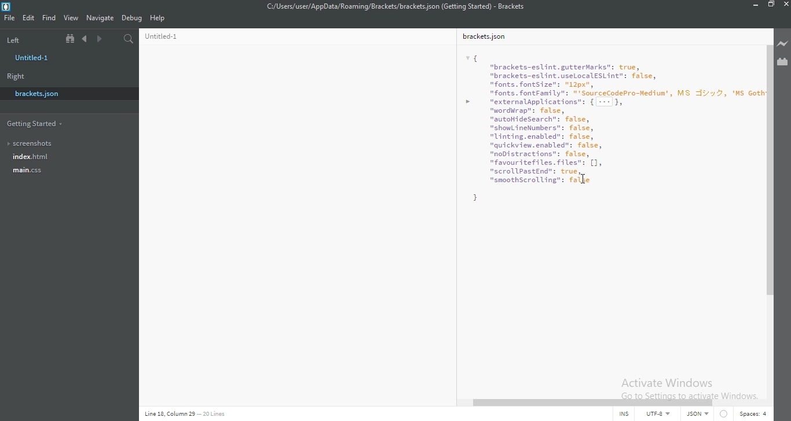 This screenshot has height=421, width=791. Describe the element at coordinates (783, 41) in the screenshot. I see `Live preview` at that location.